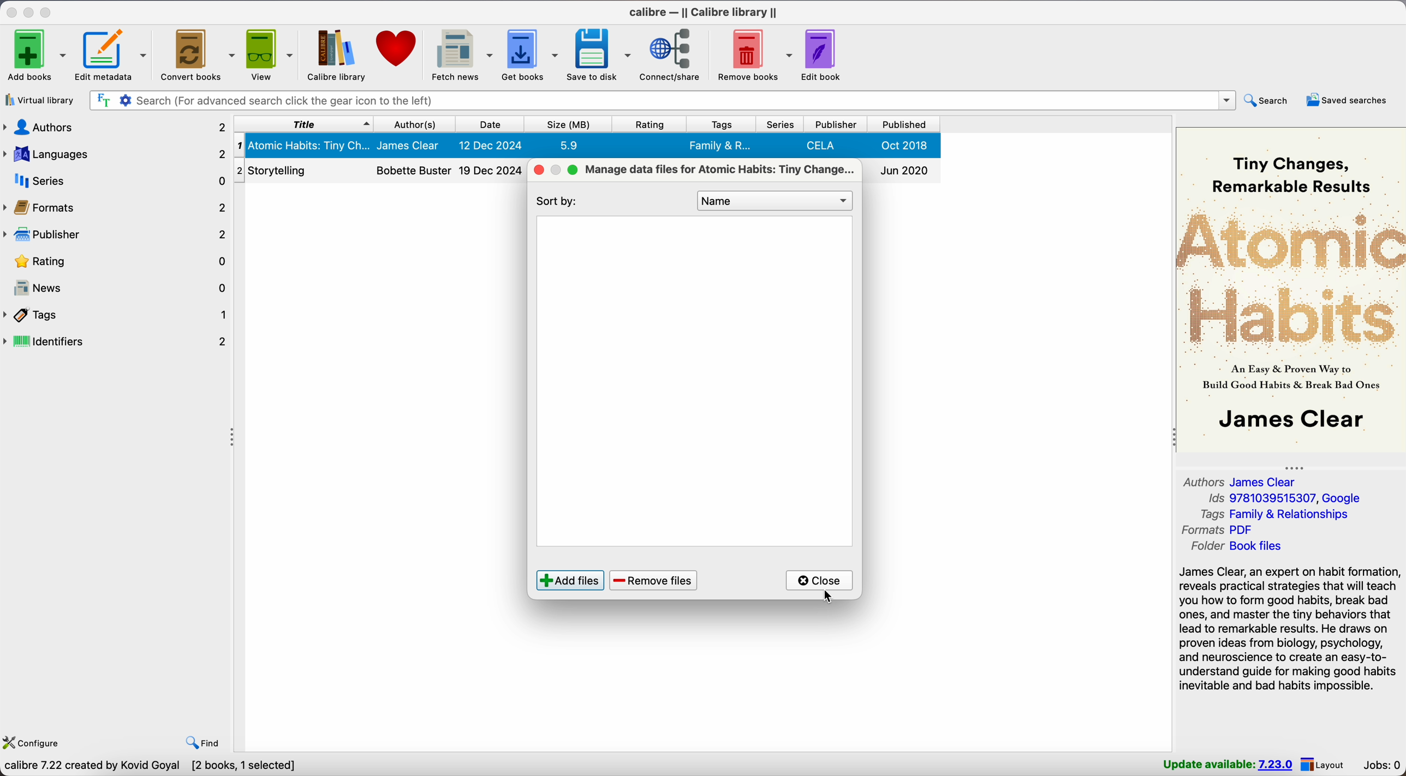 This screenshot has width=1406, height=776. I want to click on tags, so click(720, 124).